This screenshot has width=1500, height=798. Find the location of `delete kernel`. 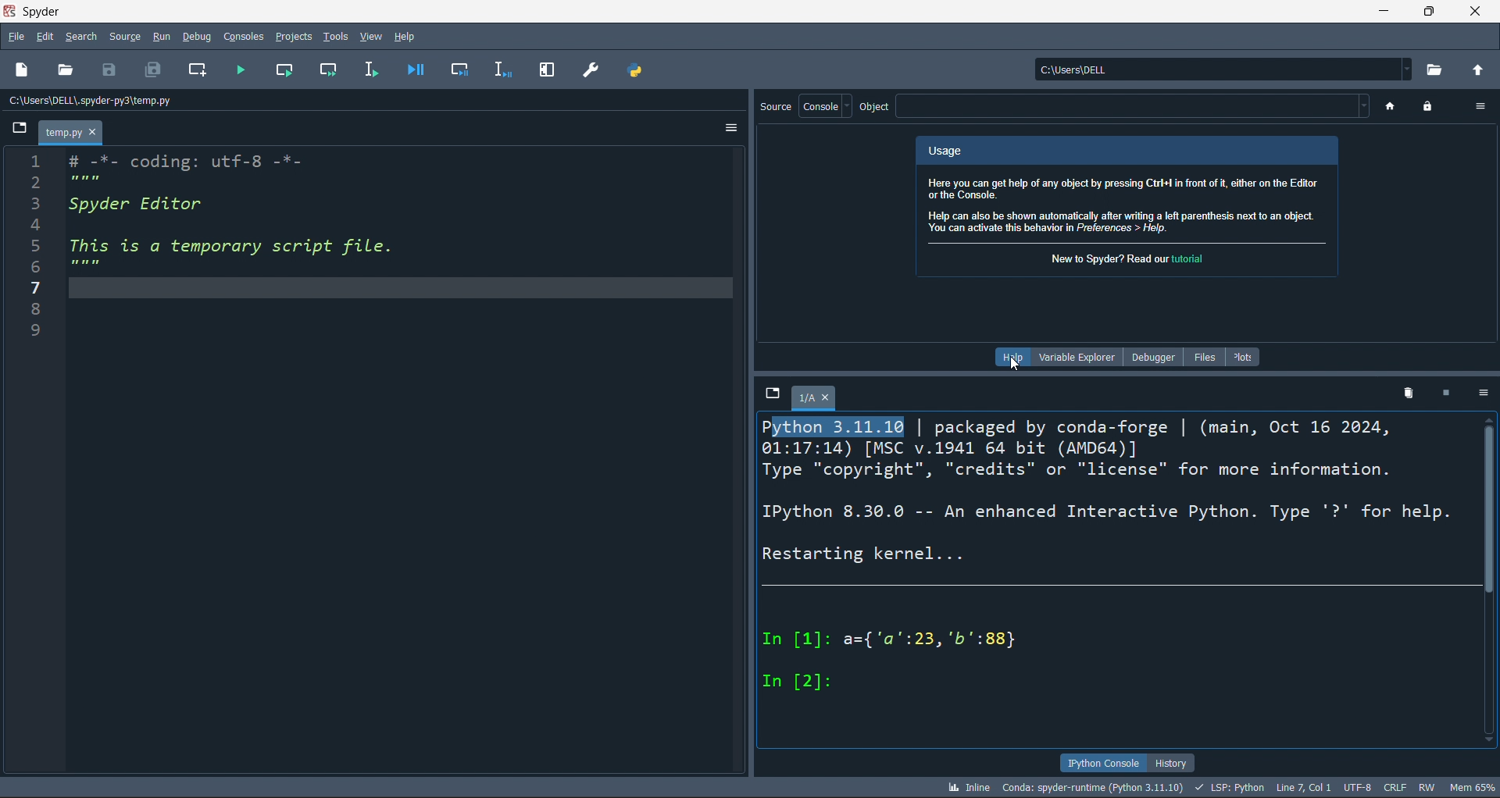

delete kernel is located at coordinates (1410, 394).